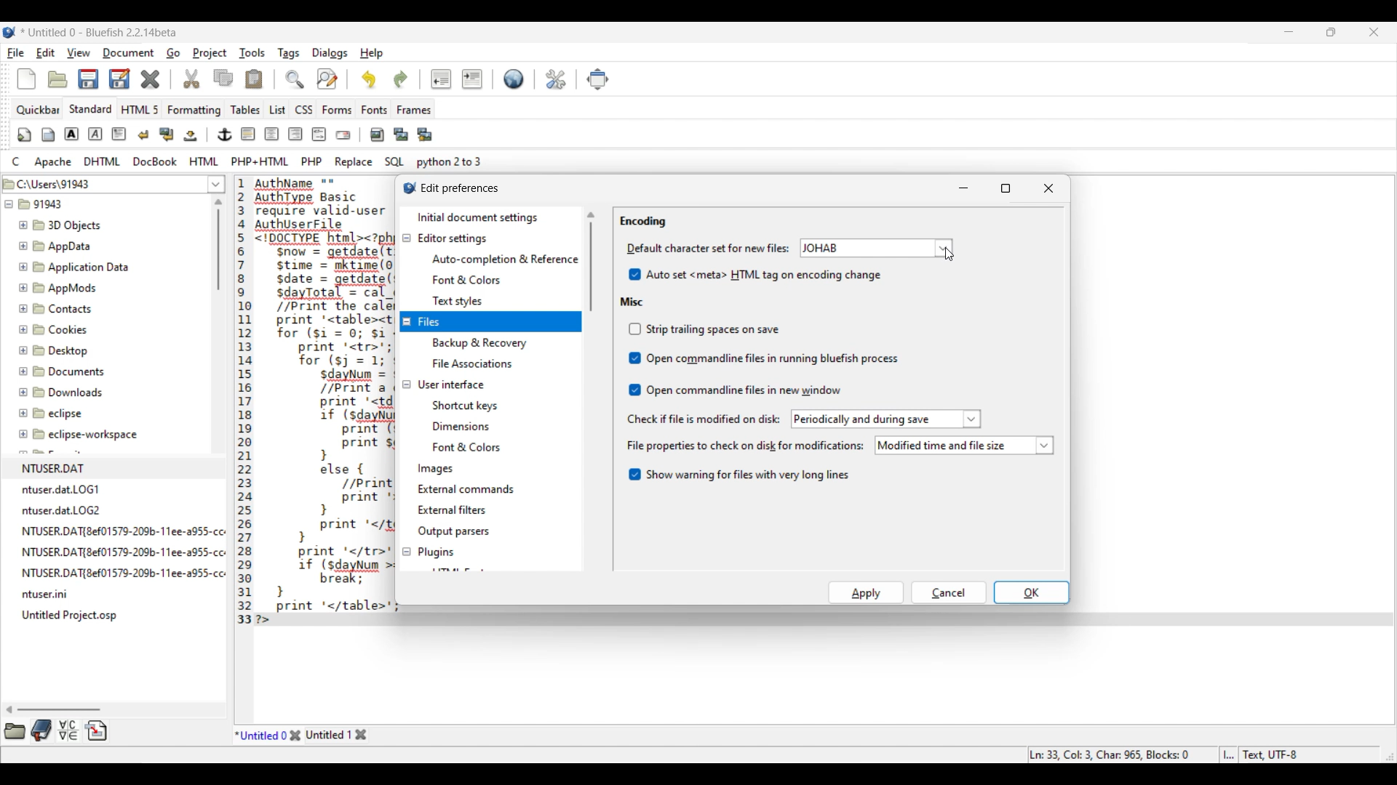 This screenshot has height=785, width=1397. What do you see at coordinates (437, 550) in the screenshot?
I see `Plugins` at bounding box center [437, 550].